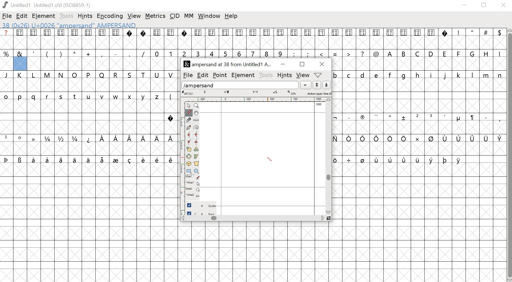  What do you see at coordinates (390, 39) in the screenshot?
I see `001C` at bounding box center [390, 39].